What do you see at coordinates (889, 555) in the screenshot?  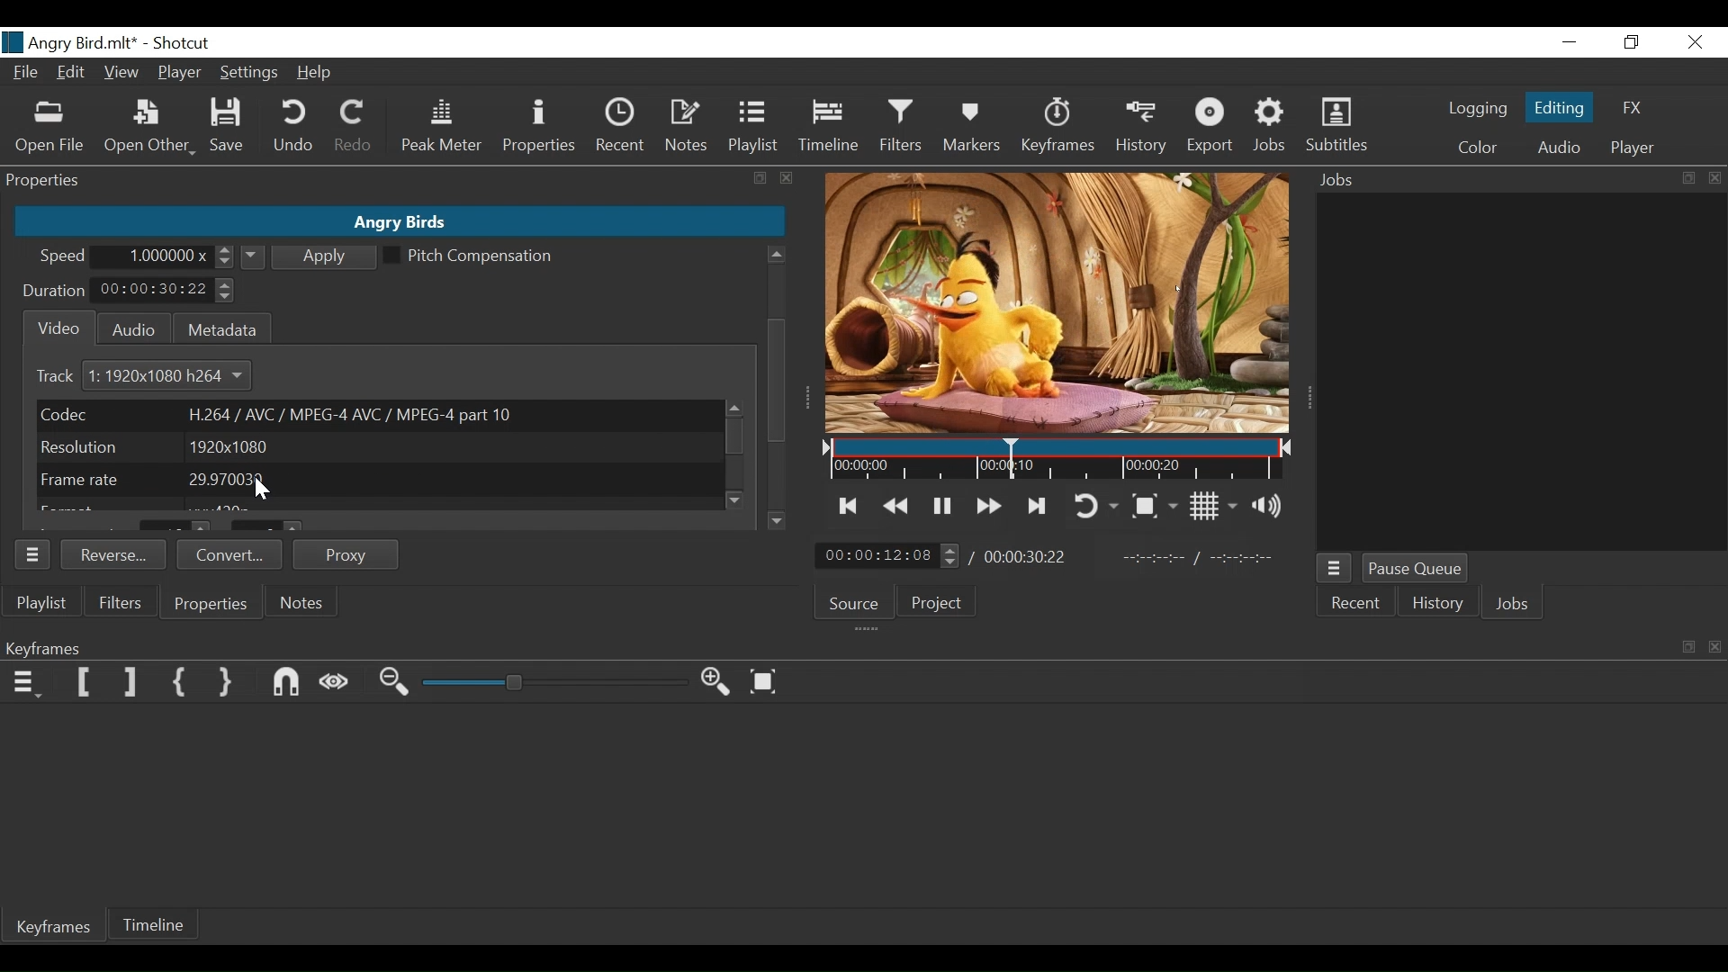 I see `Current position` at bounding box center [889, 555].